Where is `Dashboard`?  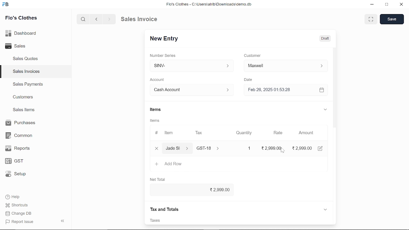
Dashboard is located at coordinates (22, 33).